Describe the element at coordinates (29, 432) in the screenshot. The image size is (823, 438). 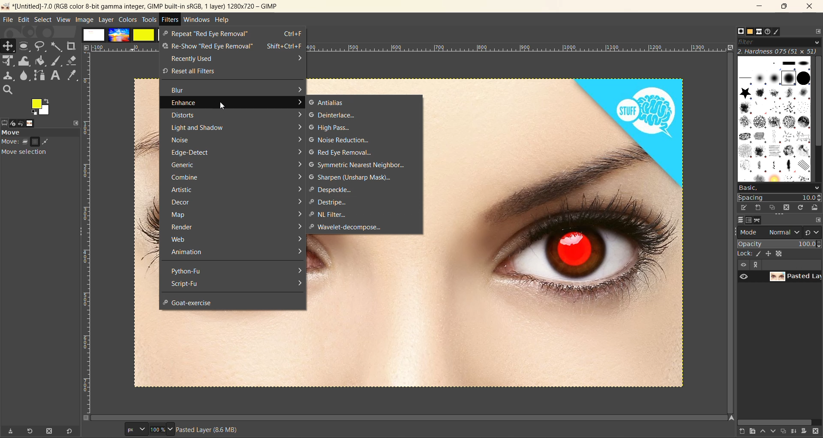
I see `refresh tool preset` at that location.